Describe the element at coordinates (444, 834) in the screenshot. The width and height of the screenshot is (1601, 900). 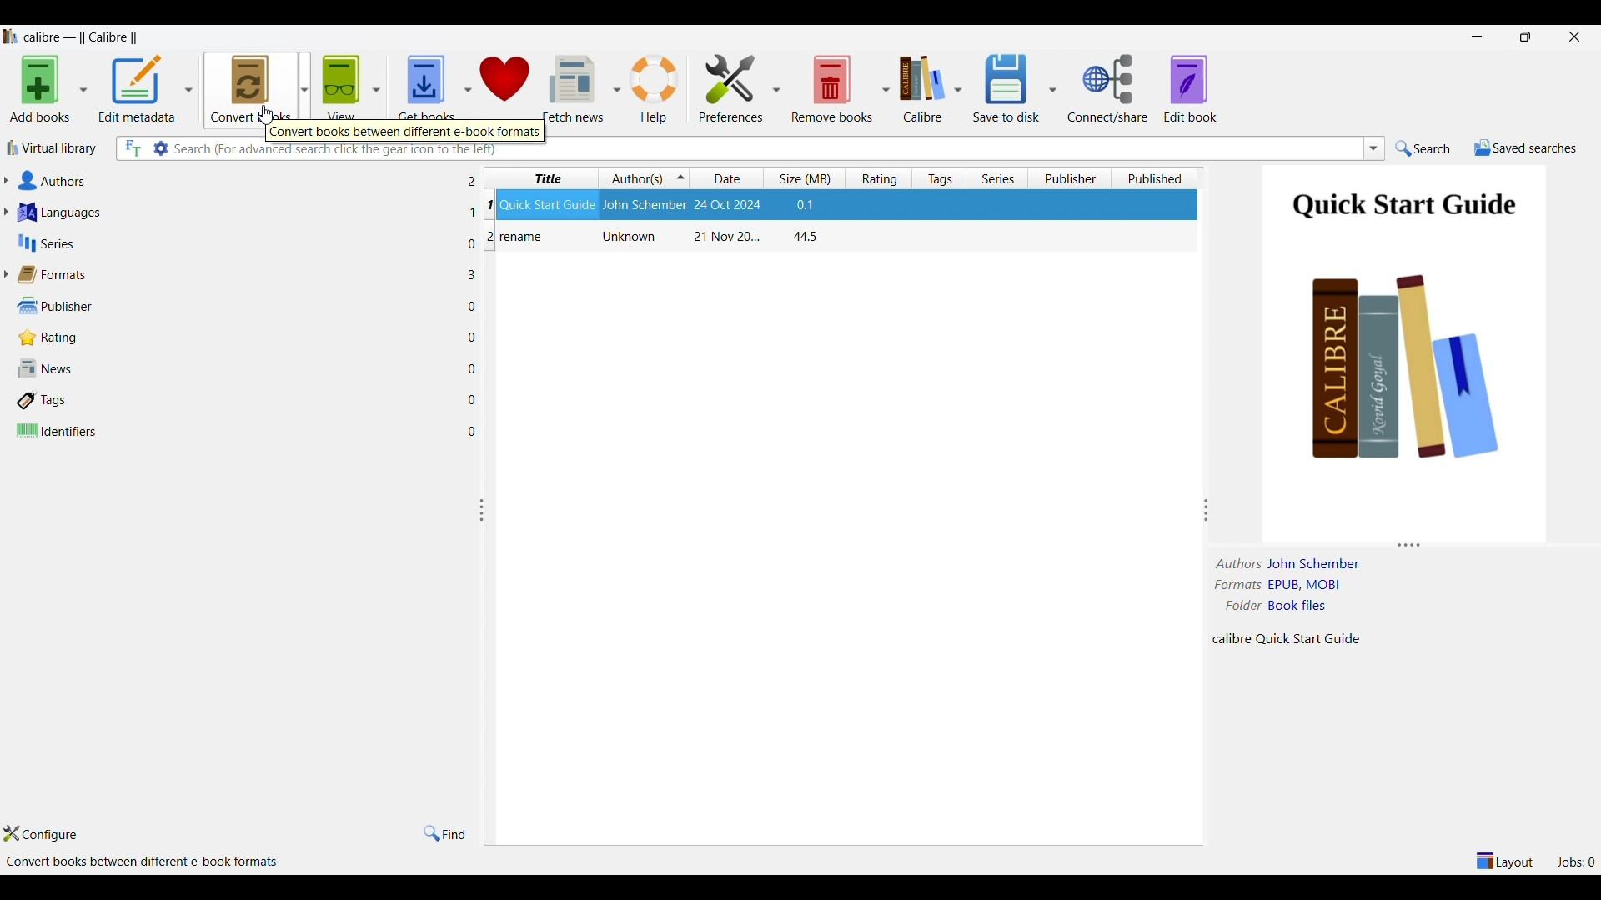
I see `Find` at that location.